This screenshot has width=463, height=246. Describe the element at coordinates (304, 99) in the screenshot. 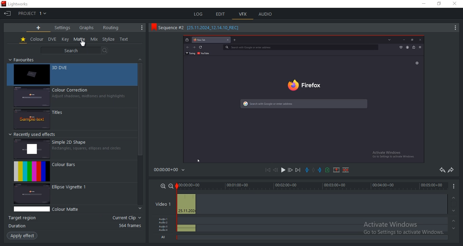

I see `sequence` at that location.